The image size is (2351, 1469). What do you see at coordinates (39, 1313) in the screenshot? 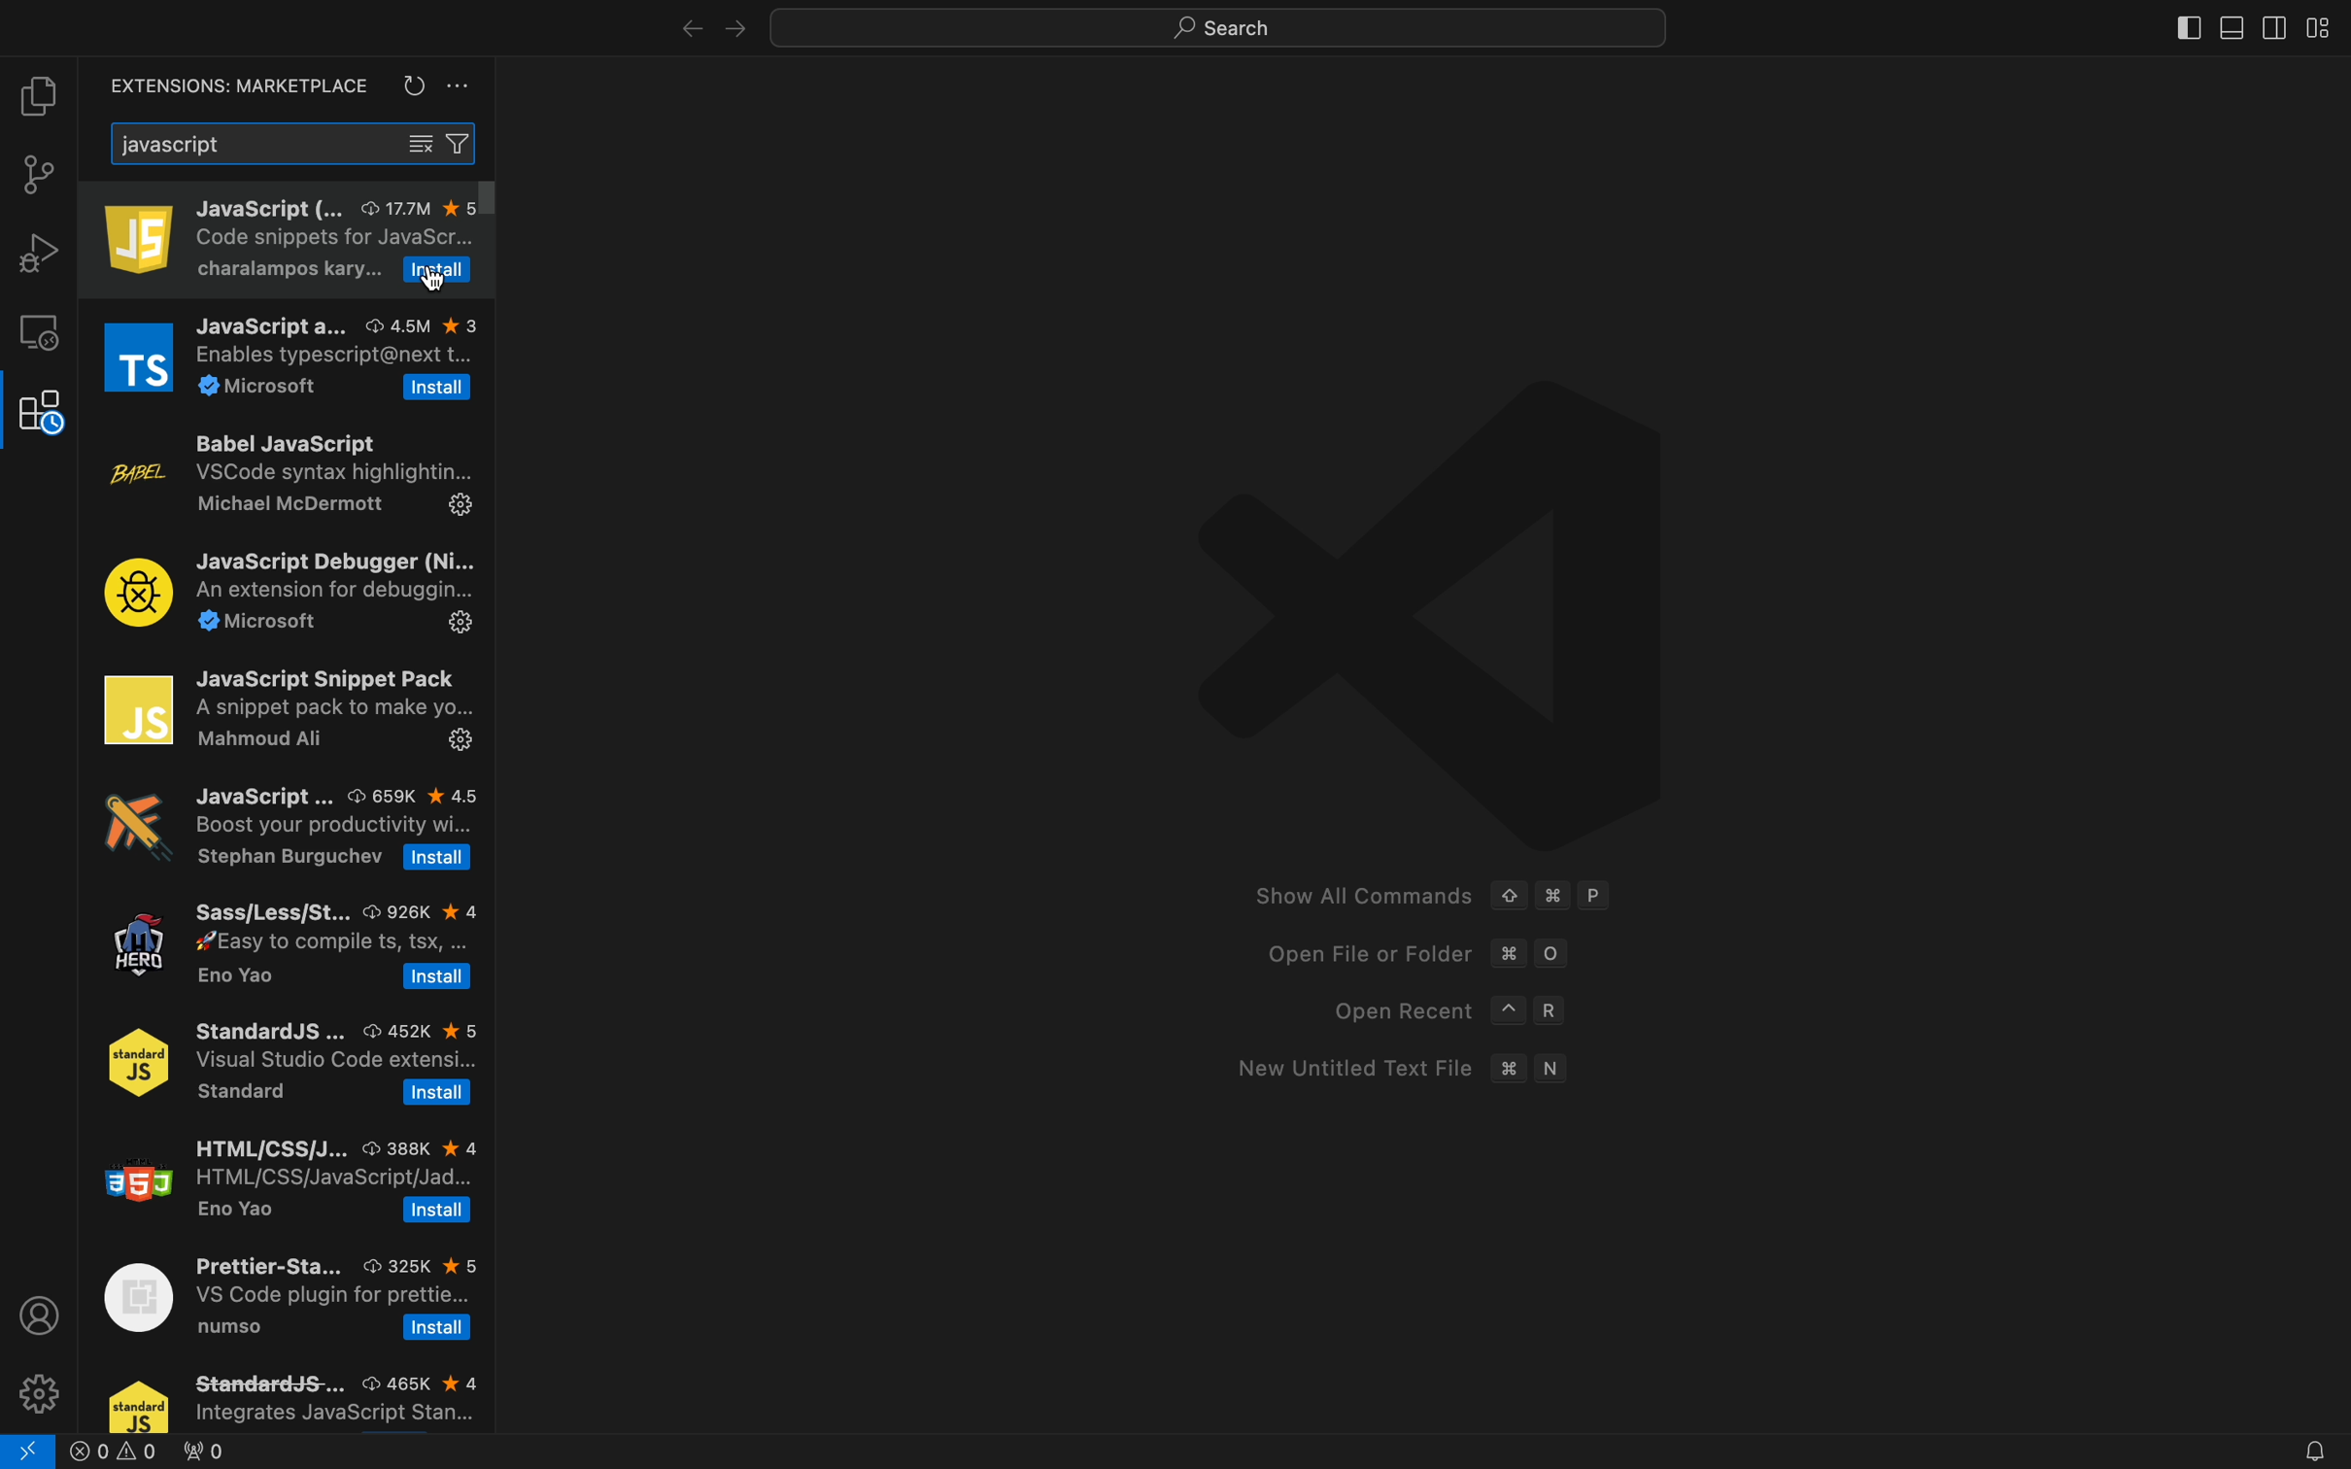
I see `profile` at bounding box center [39, 1313].